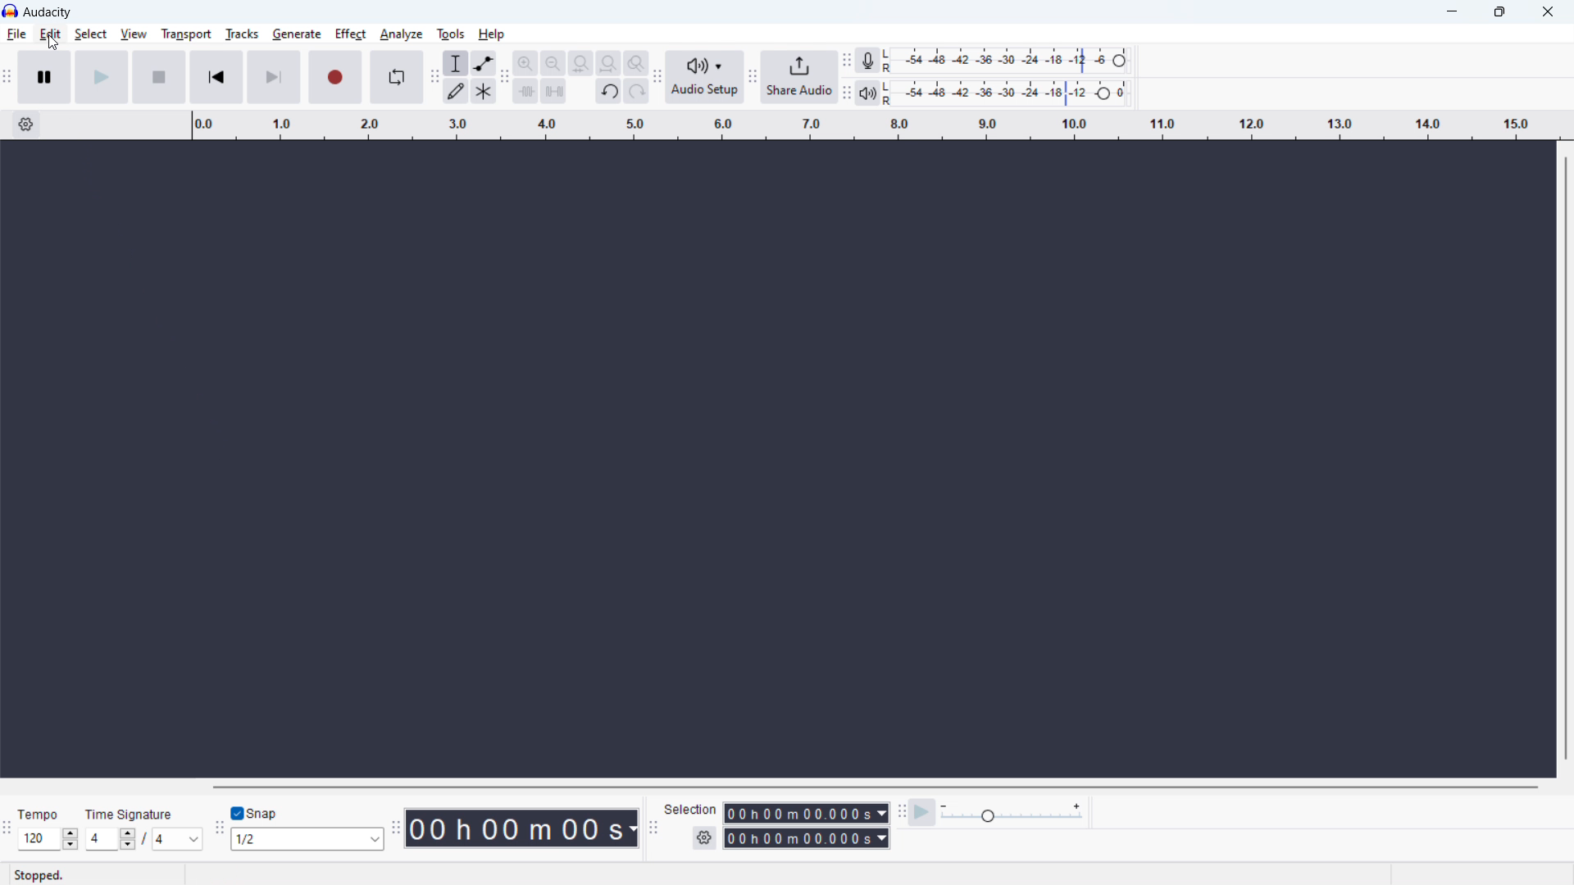 The height and width of the screenshot is (885, 1574). What do you see at coordinates (800, 77) in the screenshot?
I see `share audio` at bounding box center [800, 77].